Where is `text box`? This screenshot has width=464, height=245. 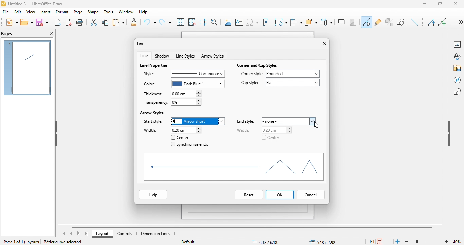 text box is located at coordinates (239, 23).